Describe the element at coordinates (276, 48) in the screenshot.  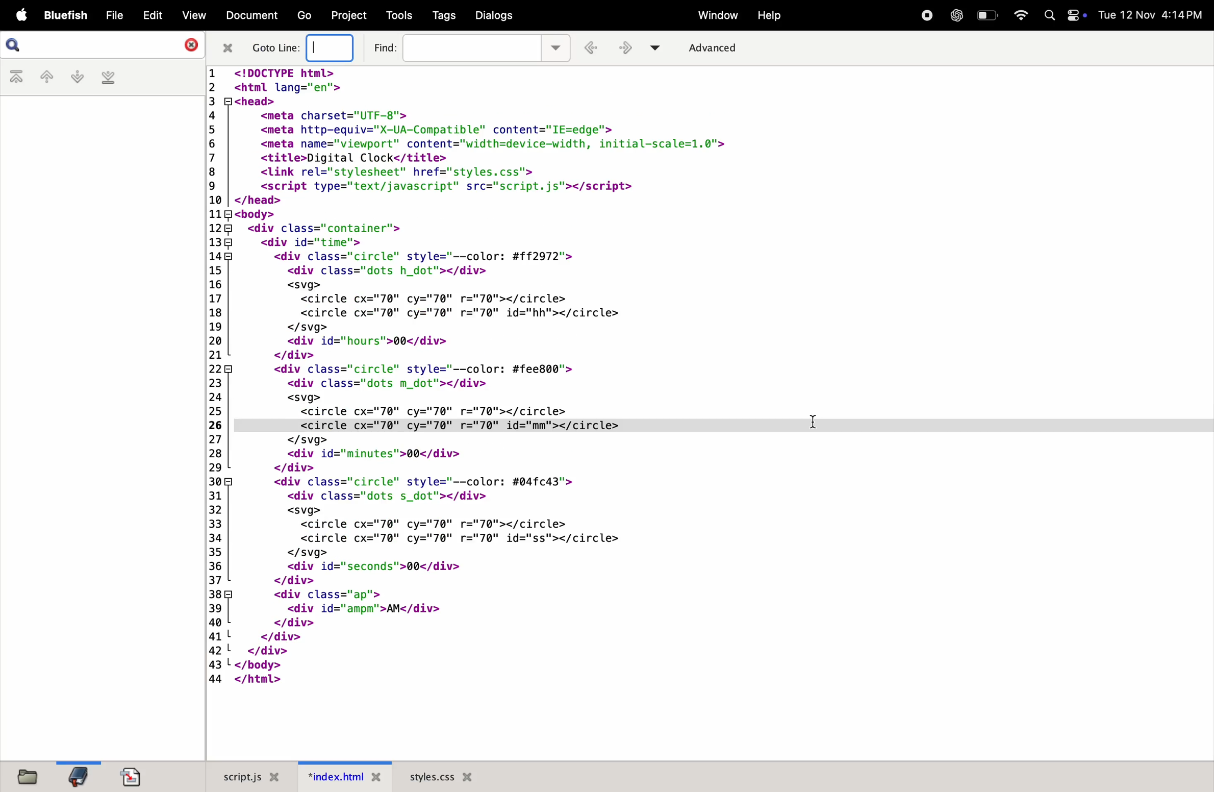
I see `goto line` at that location.